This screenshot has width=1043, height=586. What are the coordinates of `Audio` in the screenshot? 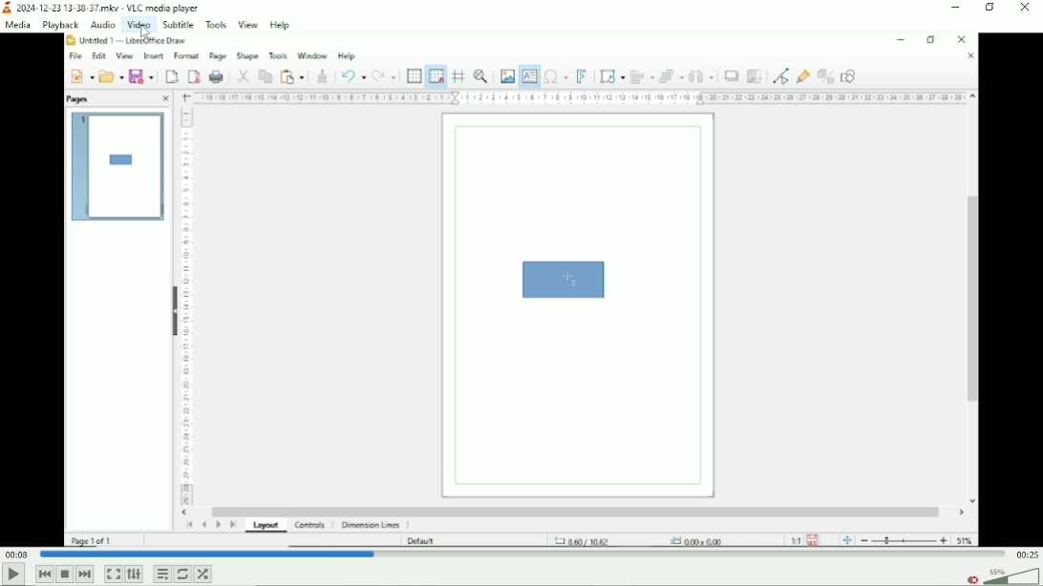 It's located at (103, 25).